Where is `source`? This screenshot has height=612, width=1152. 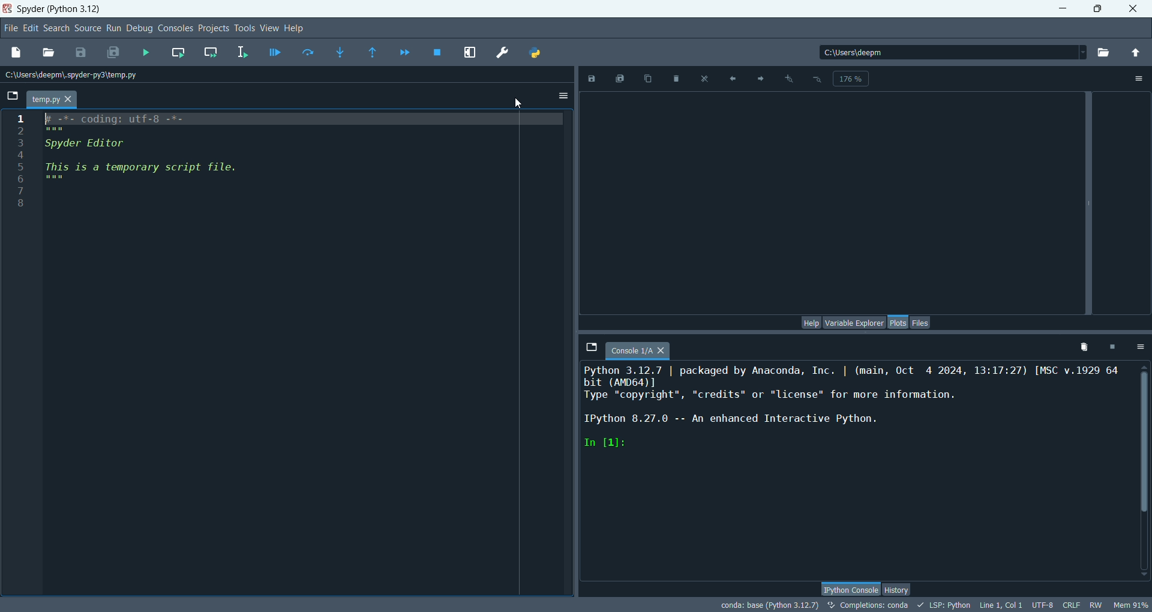 source is located at coordinates (88, 29).